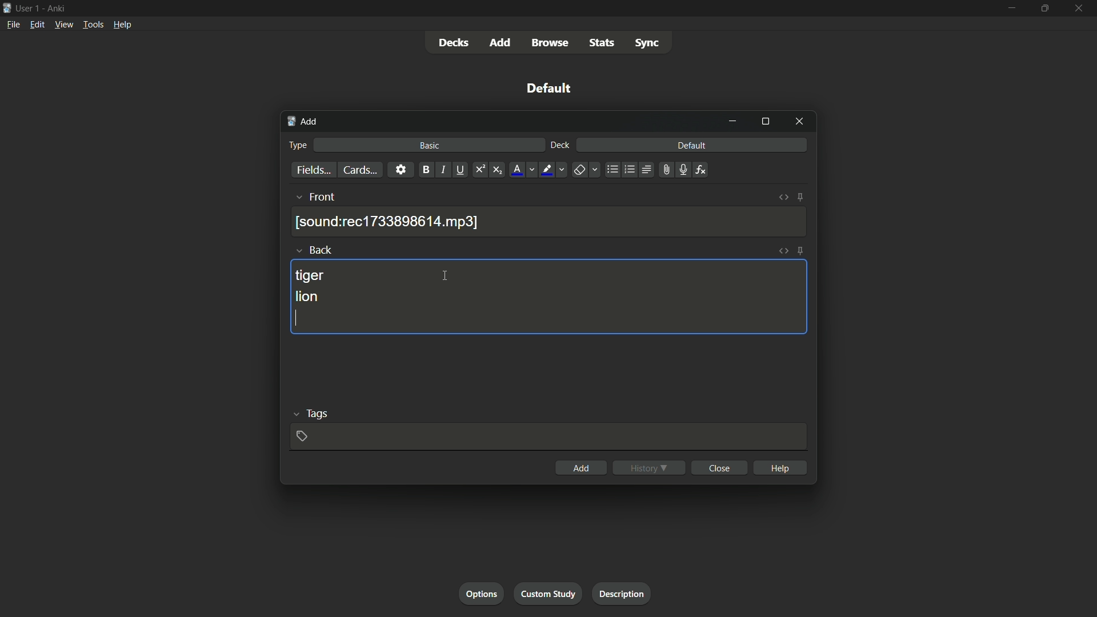 The image size is (1097, 617). What do you see at coordinates (462, 170) in the screenshot?
I see `underline` at bounding box center [462, 170].